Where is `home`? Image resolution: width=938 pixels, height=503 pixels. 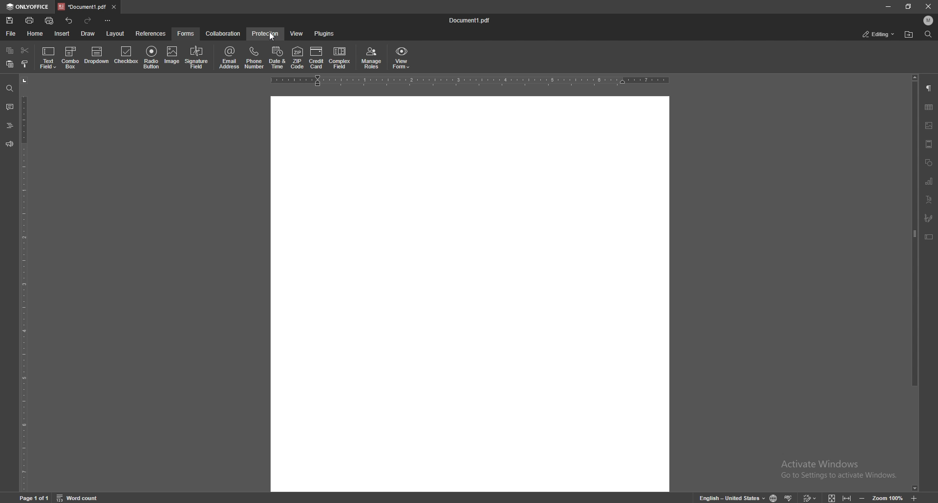 home is located at coordinates (37, 34).